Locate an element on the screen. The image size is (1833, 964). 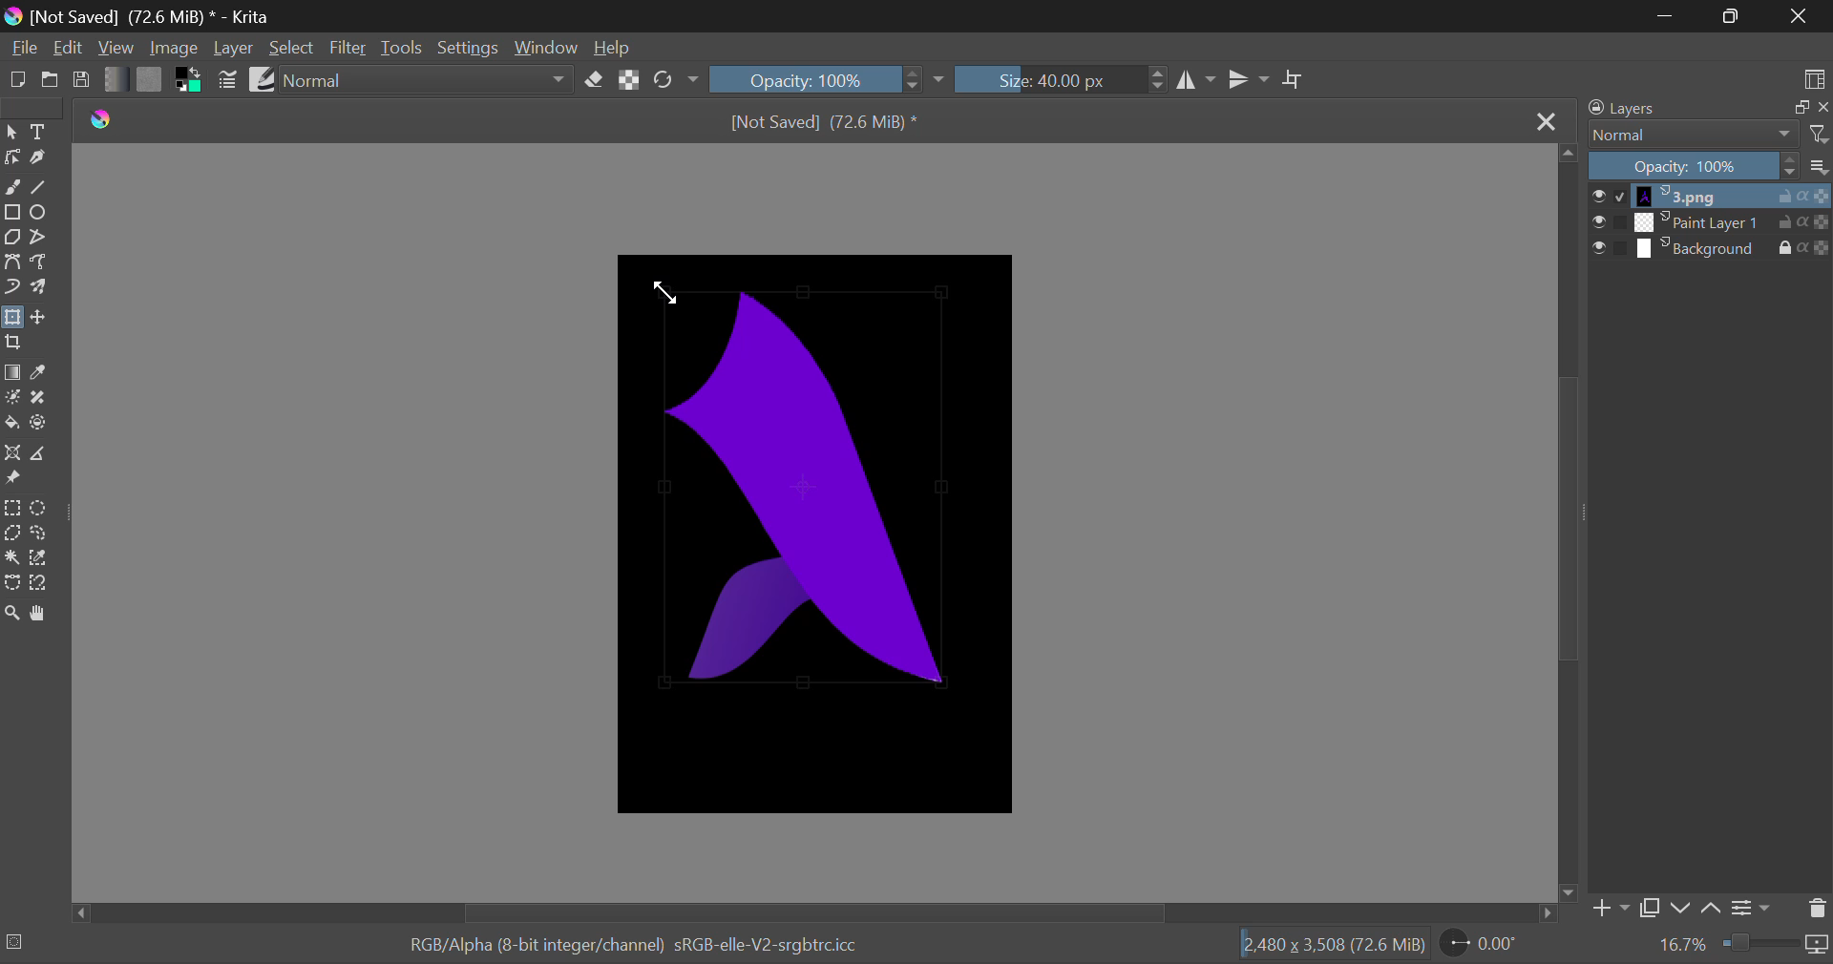
up Movement of Layer is located at coordinates (1711, 908).